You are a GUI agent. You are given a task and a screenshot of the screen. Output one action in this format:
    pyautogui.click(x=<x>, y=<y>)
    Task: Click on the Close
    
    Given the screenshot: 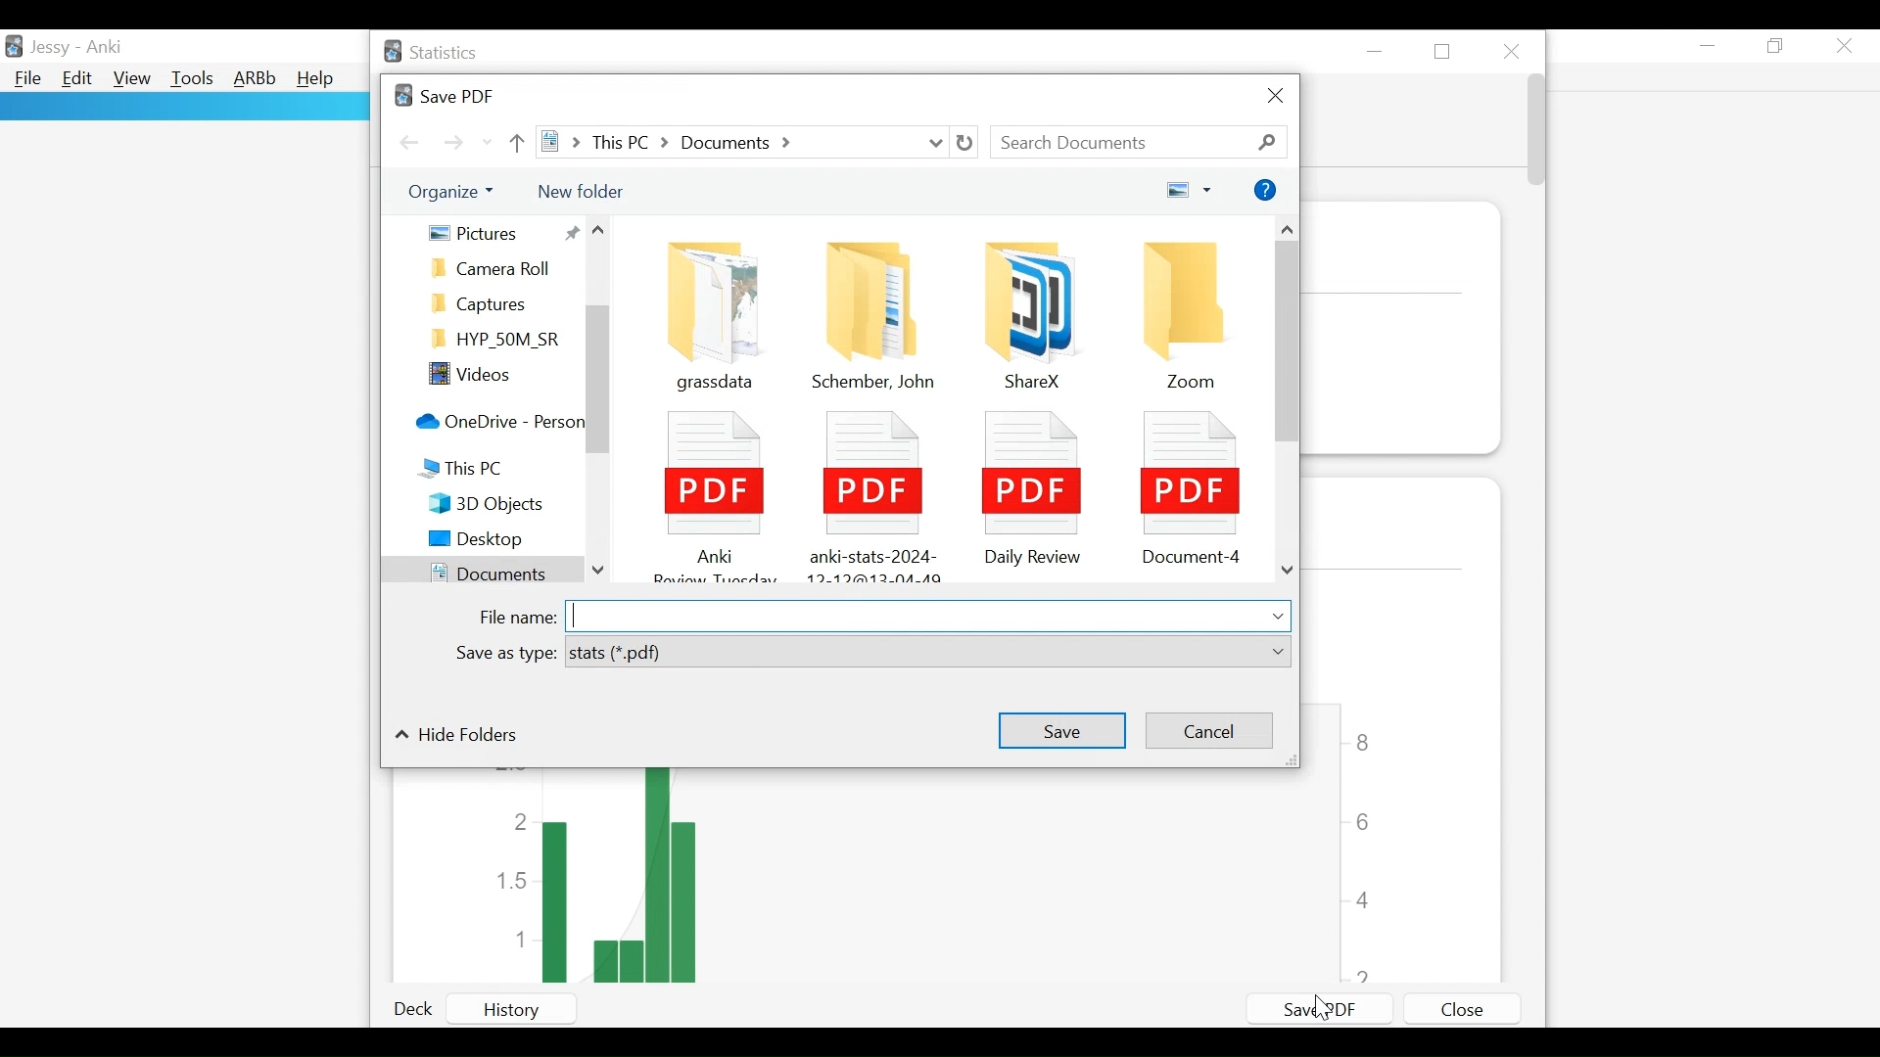 What is the action you would take?
    pyautogui.click(x=1846, y=45)
    